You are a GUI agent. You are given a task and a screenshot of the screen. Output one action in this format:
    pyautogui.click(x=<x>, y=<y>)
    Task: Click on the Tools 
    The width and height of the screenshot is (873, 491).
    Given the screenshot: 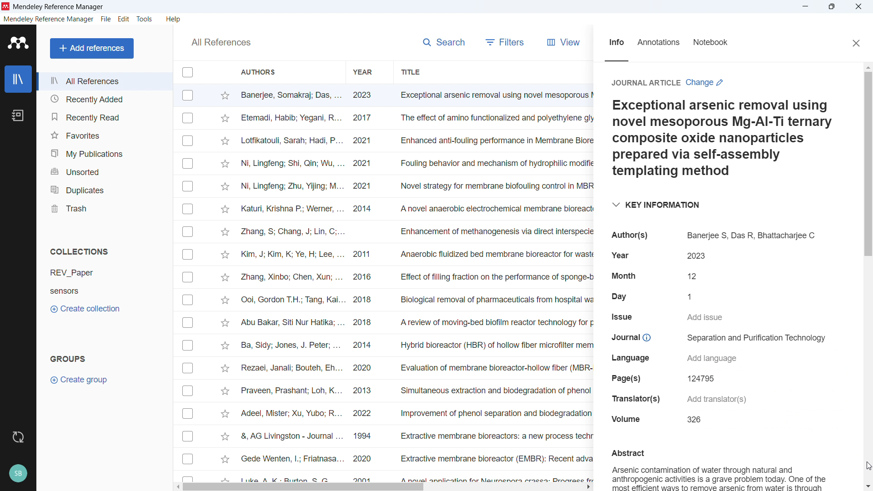 What is the action you would take?
    pyautogui.click(x=146, y=19)
    